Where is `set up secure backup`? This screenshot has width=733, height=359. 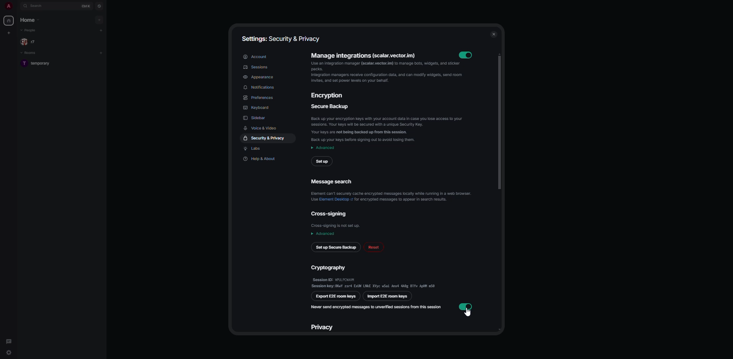 set up secure backup is located at coordinates (336, 248).